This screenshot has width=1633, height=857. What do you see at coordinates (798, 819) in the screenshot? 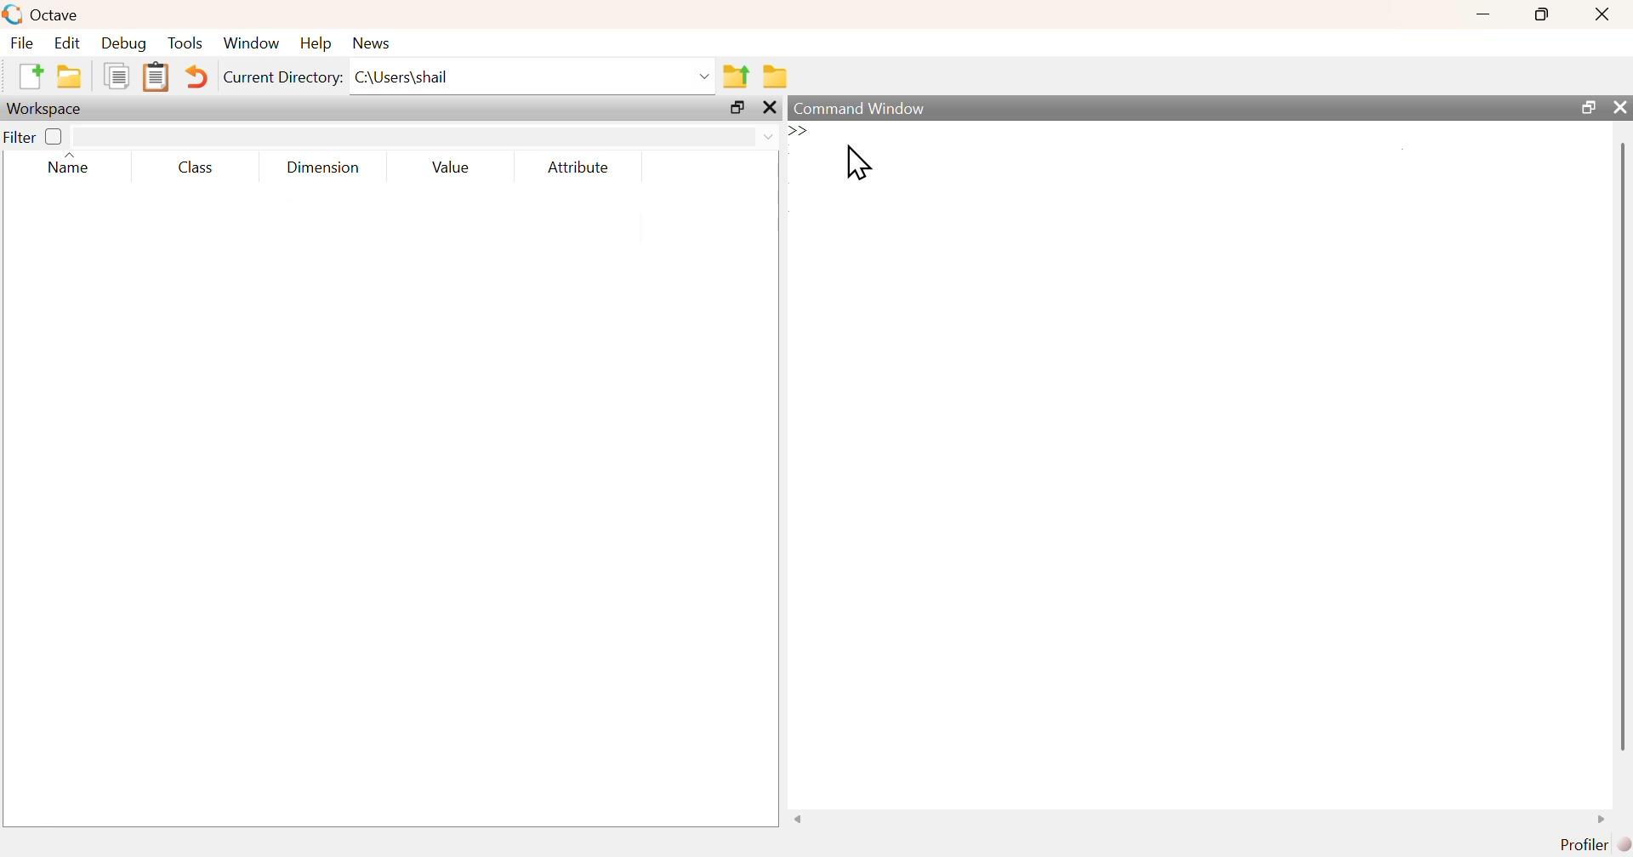
I see `scroll left` at bounding box center [798, 819].